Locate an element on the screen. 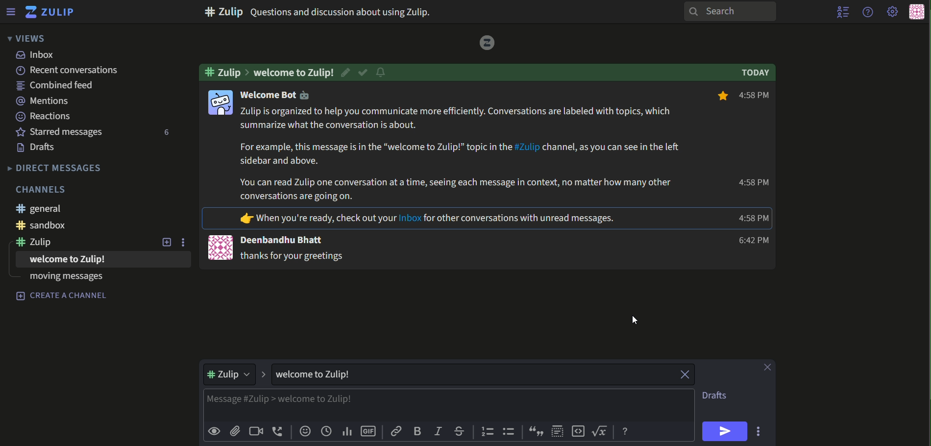  icon is located at coordinates (218, 247).